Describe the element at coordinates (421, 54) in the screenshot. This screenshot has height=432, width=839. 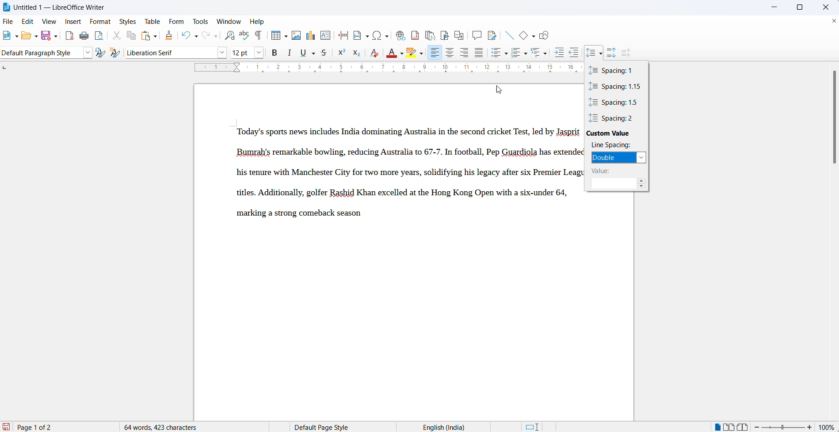
I see `character highlight options` at that location.